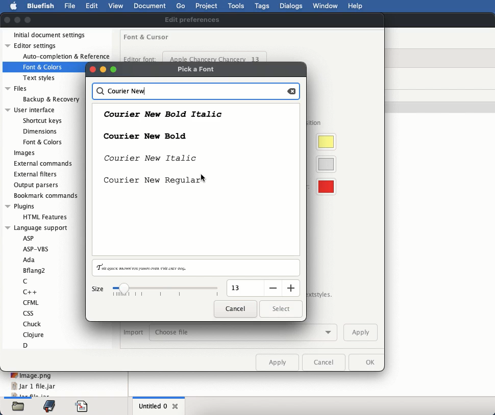 This screenshot has width=495, height=415. Describe the element at coordinates (117, 6) in the screenshot. I see `view` at that location.